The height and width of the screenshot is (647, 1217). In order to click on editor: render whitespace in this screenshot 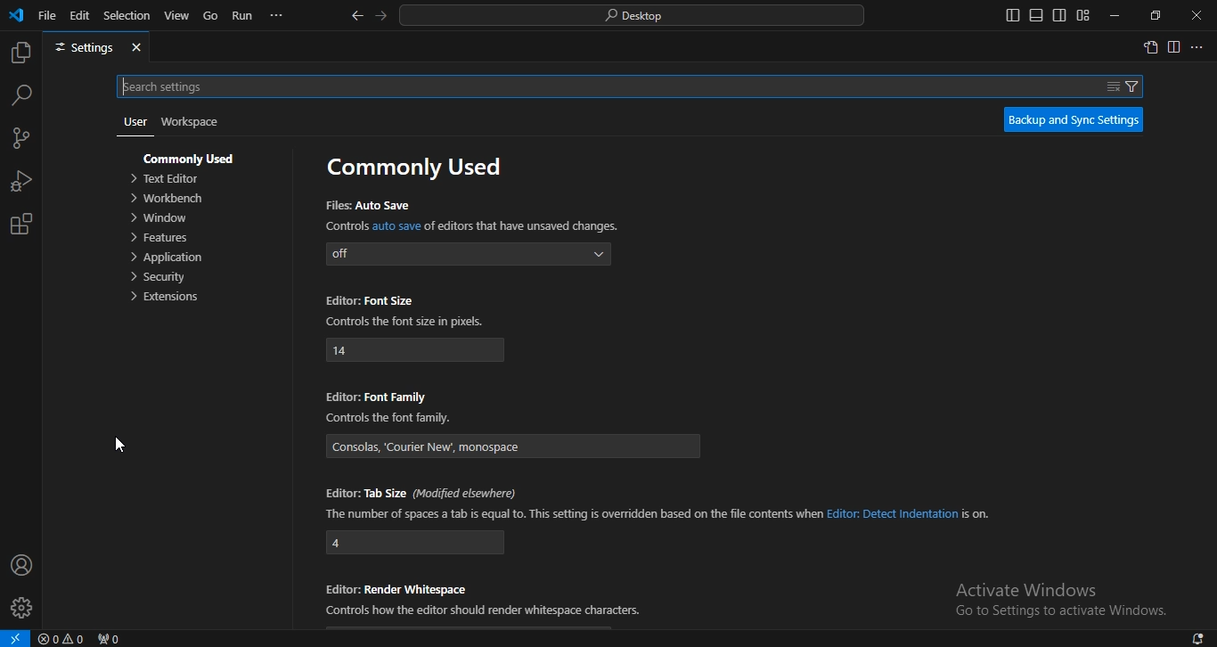, I will do `click(483, 612)`.